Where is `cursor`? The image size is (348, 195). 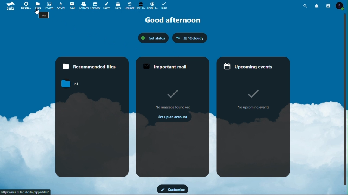
cursor is located at coordinates (38, 11).